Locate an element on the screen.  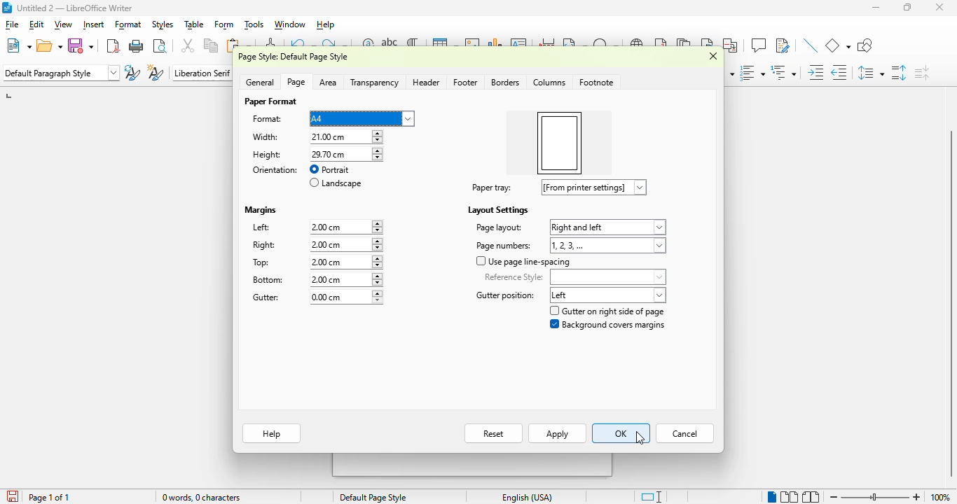
multi-page view is located at coordinates (789, 497).